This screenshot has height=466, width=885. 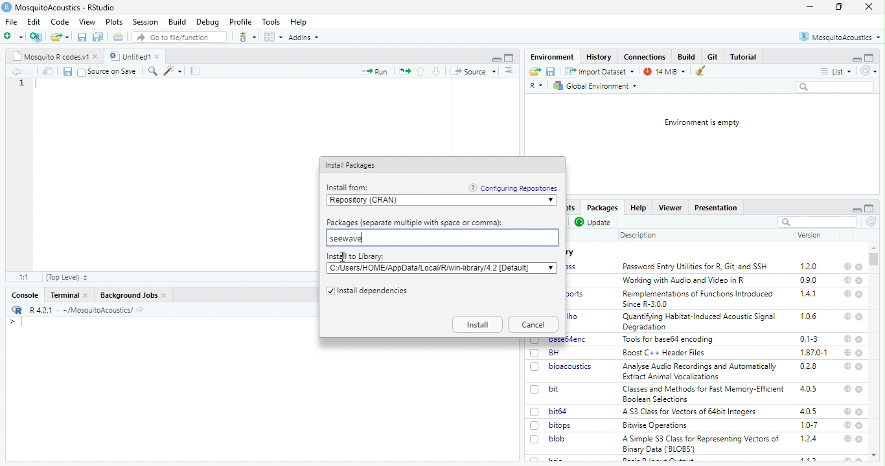 I want to click on MosquitoAcoustics - RStudio, so click(x=65, y=8).